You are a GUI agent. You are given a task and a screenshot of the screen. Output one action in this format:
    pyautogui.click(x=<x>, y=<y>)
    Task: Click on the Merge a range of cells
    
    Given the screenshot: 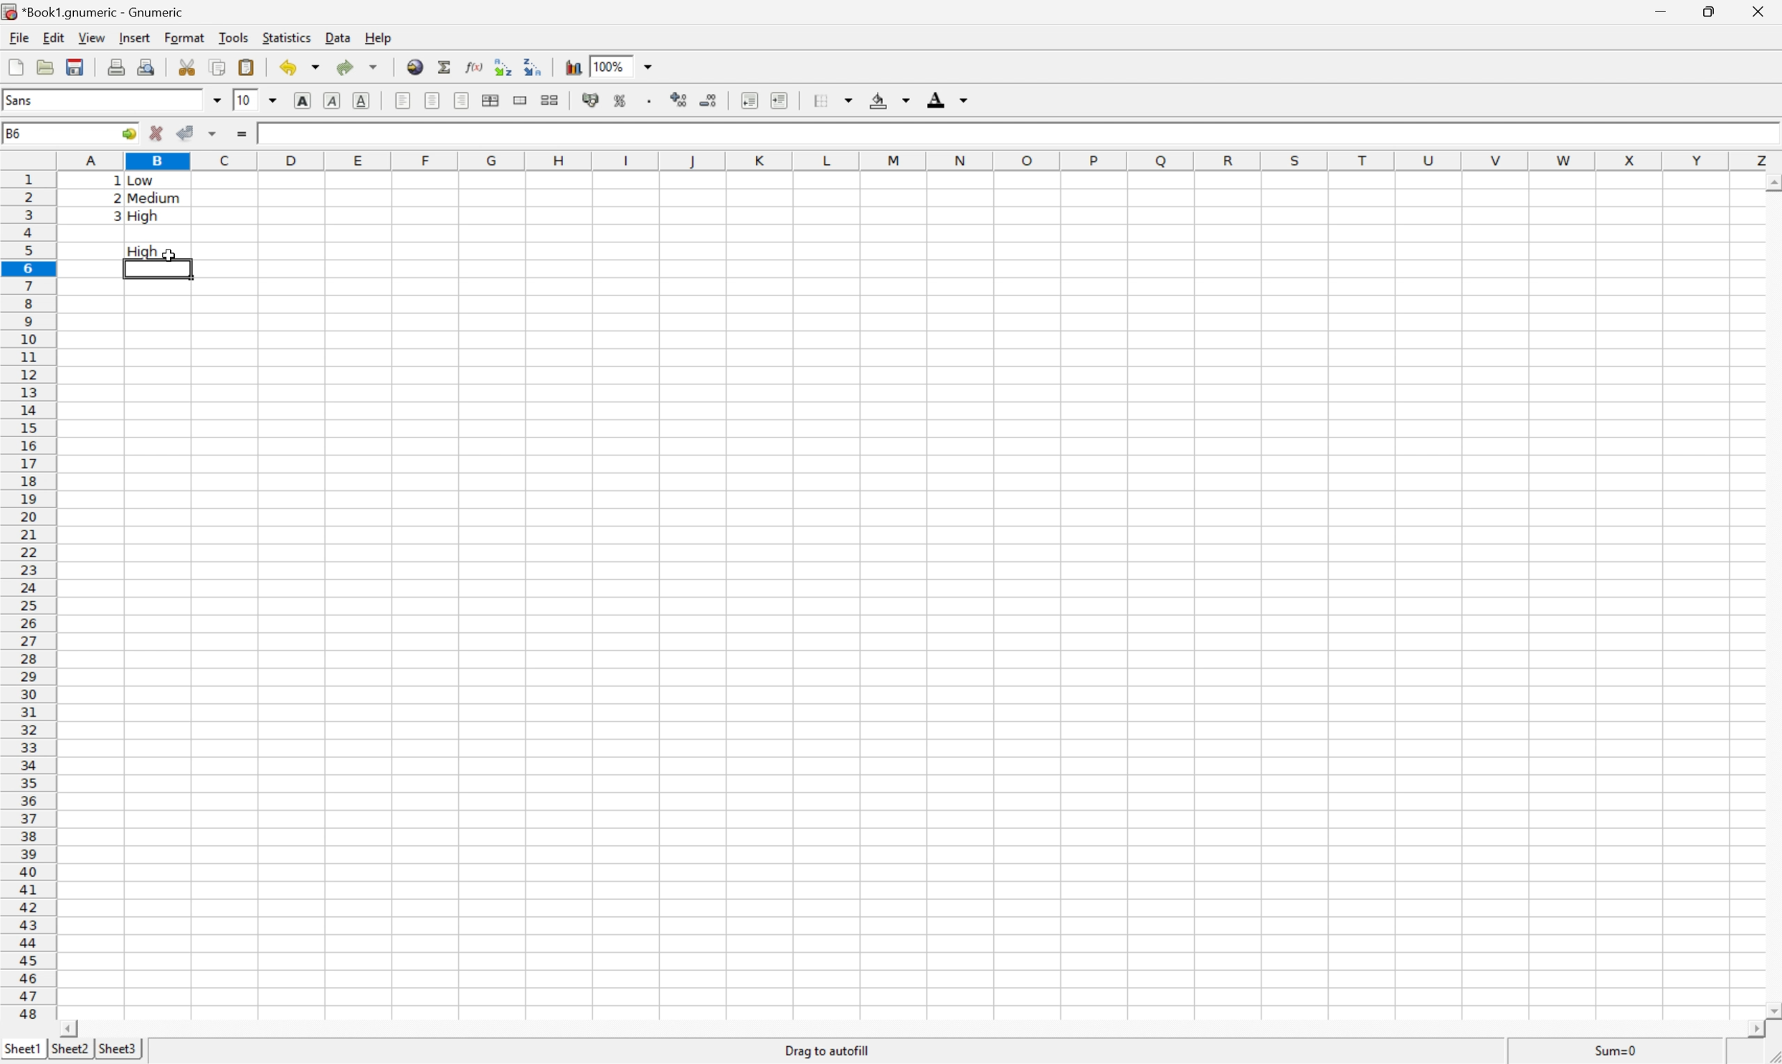 What is the action you would take?
    pyautogui.click(x=521, y=100)
    